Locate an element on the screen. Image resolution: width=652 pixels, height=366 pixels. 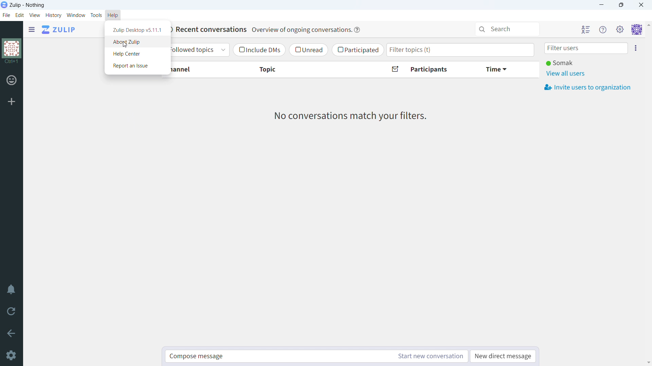
close is located at coordinates (641, 5).